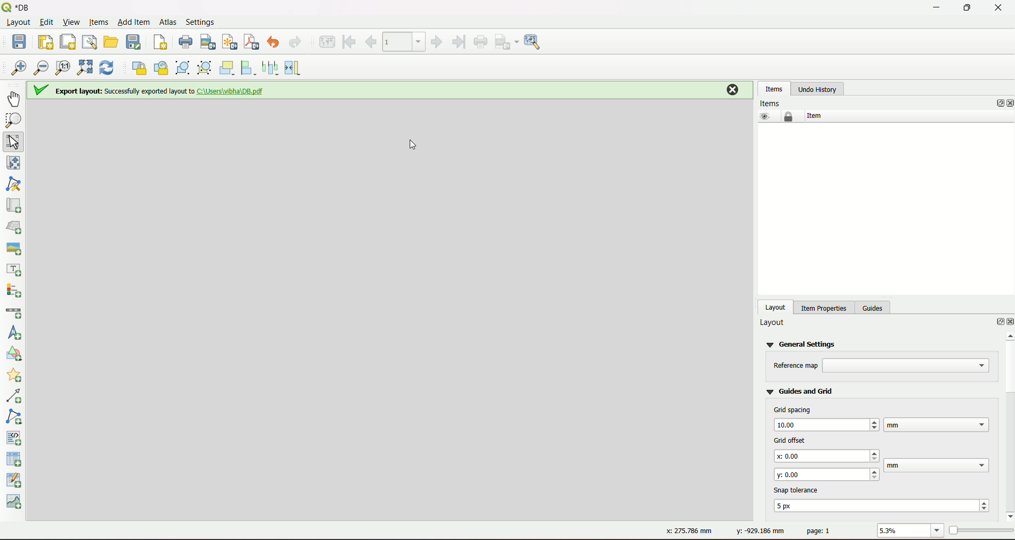  What do you see at coordinates (294, 68) in the screenshot?
I see `resize item width` at bounding box center [294, 68].